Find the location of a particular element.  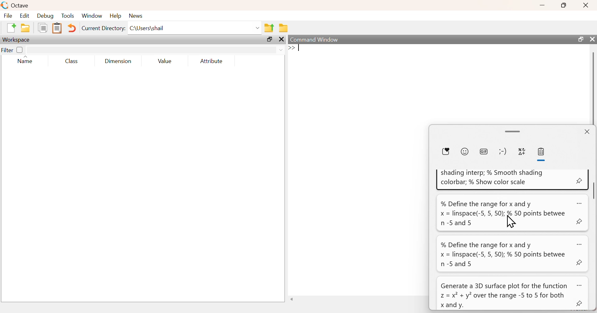

close is located at coordinates (587, 5).